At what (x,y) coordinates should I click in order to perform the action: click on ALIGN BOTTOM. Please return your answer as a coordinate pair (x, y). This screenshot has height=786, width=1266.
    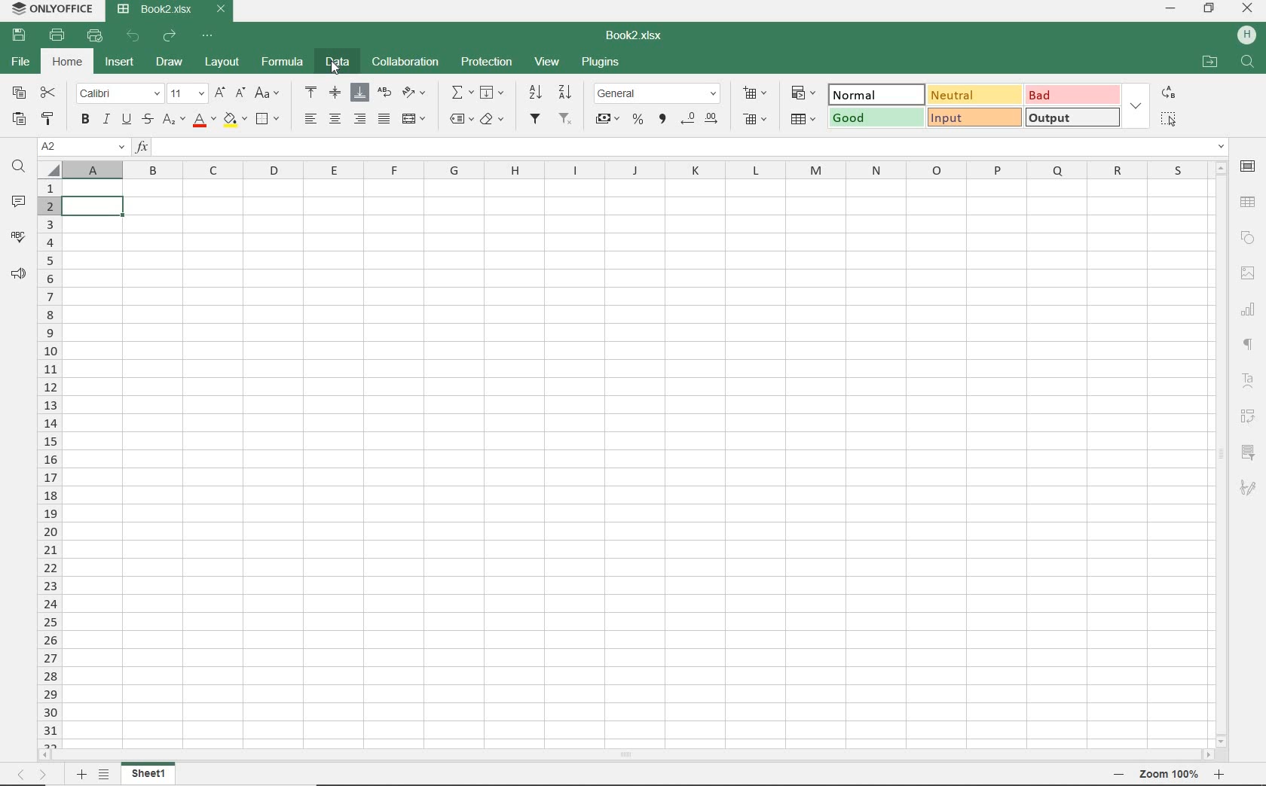
    Looking at the image, I should click on (359, 93).